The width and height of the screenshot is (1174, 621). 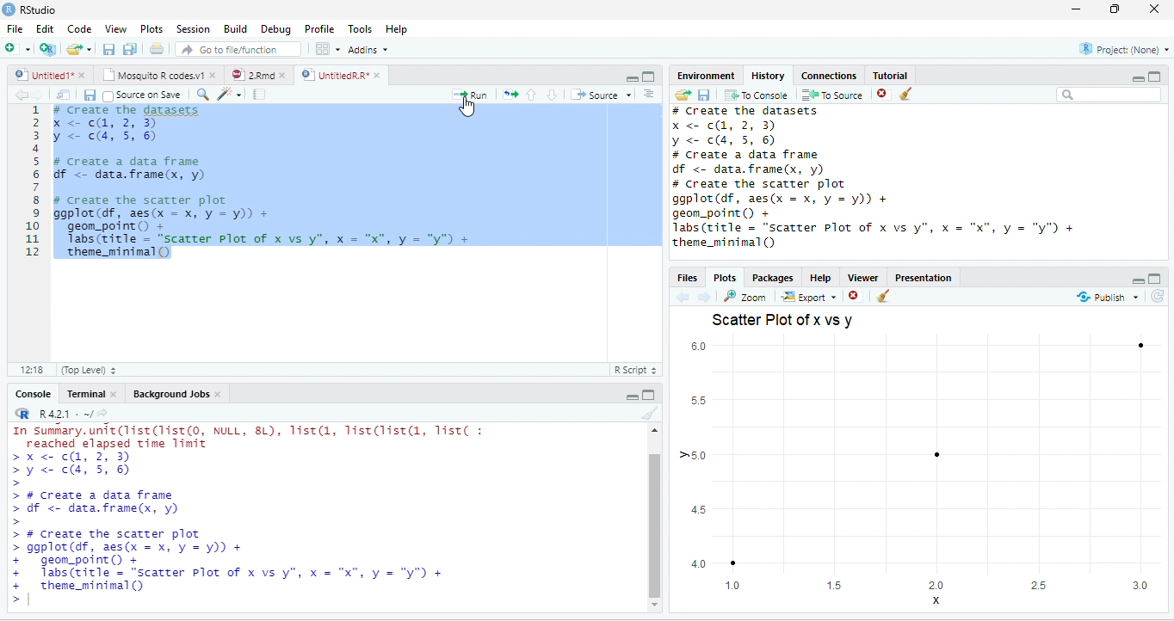 What do you see at coordinates (552, 95) in the screenshot?
I see `Go to next section/chunk` at bounding box center [552, 95].